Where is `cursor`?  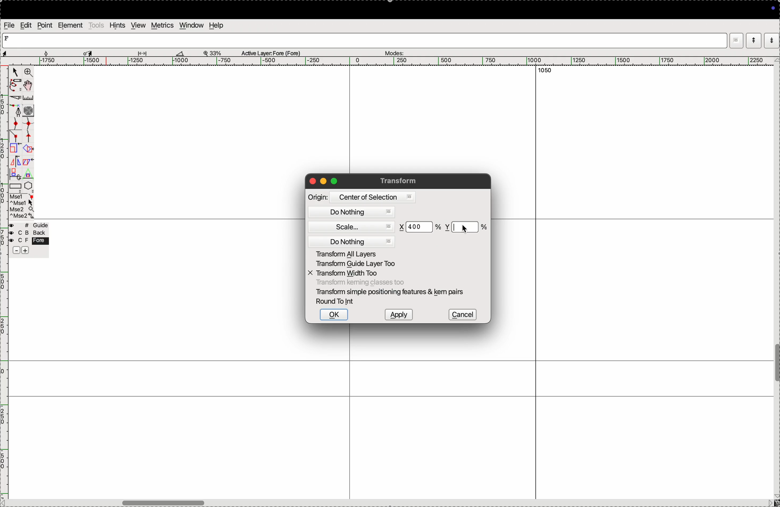
cursor is located at coordinates (14, 73).